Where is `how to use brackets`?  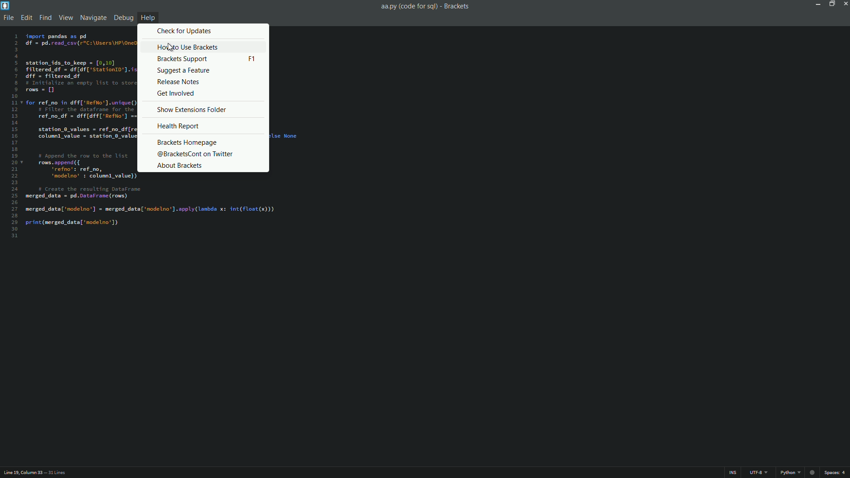 how to use brackets is located at coordinates (188, 46).